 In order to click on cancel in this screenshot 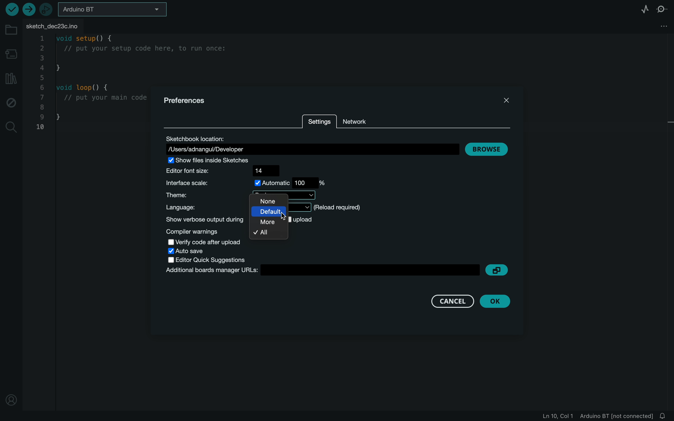, I will do `click(454, 301)`.